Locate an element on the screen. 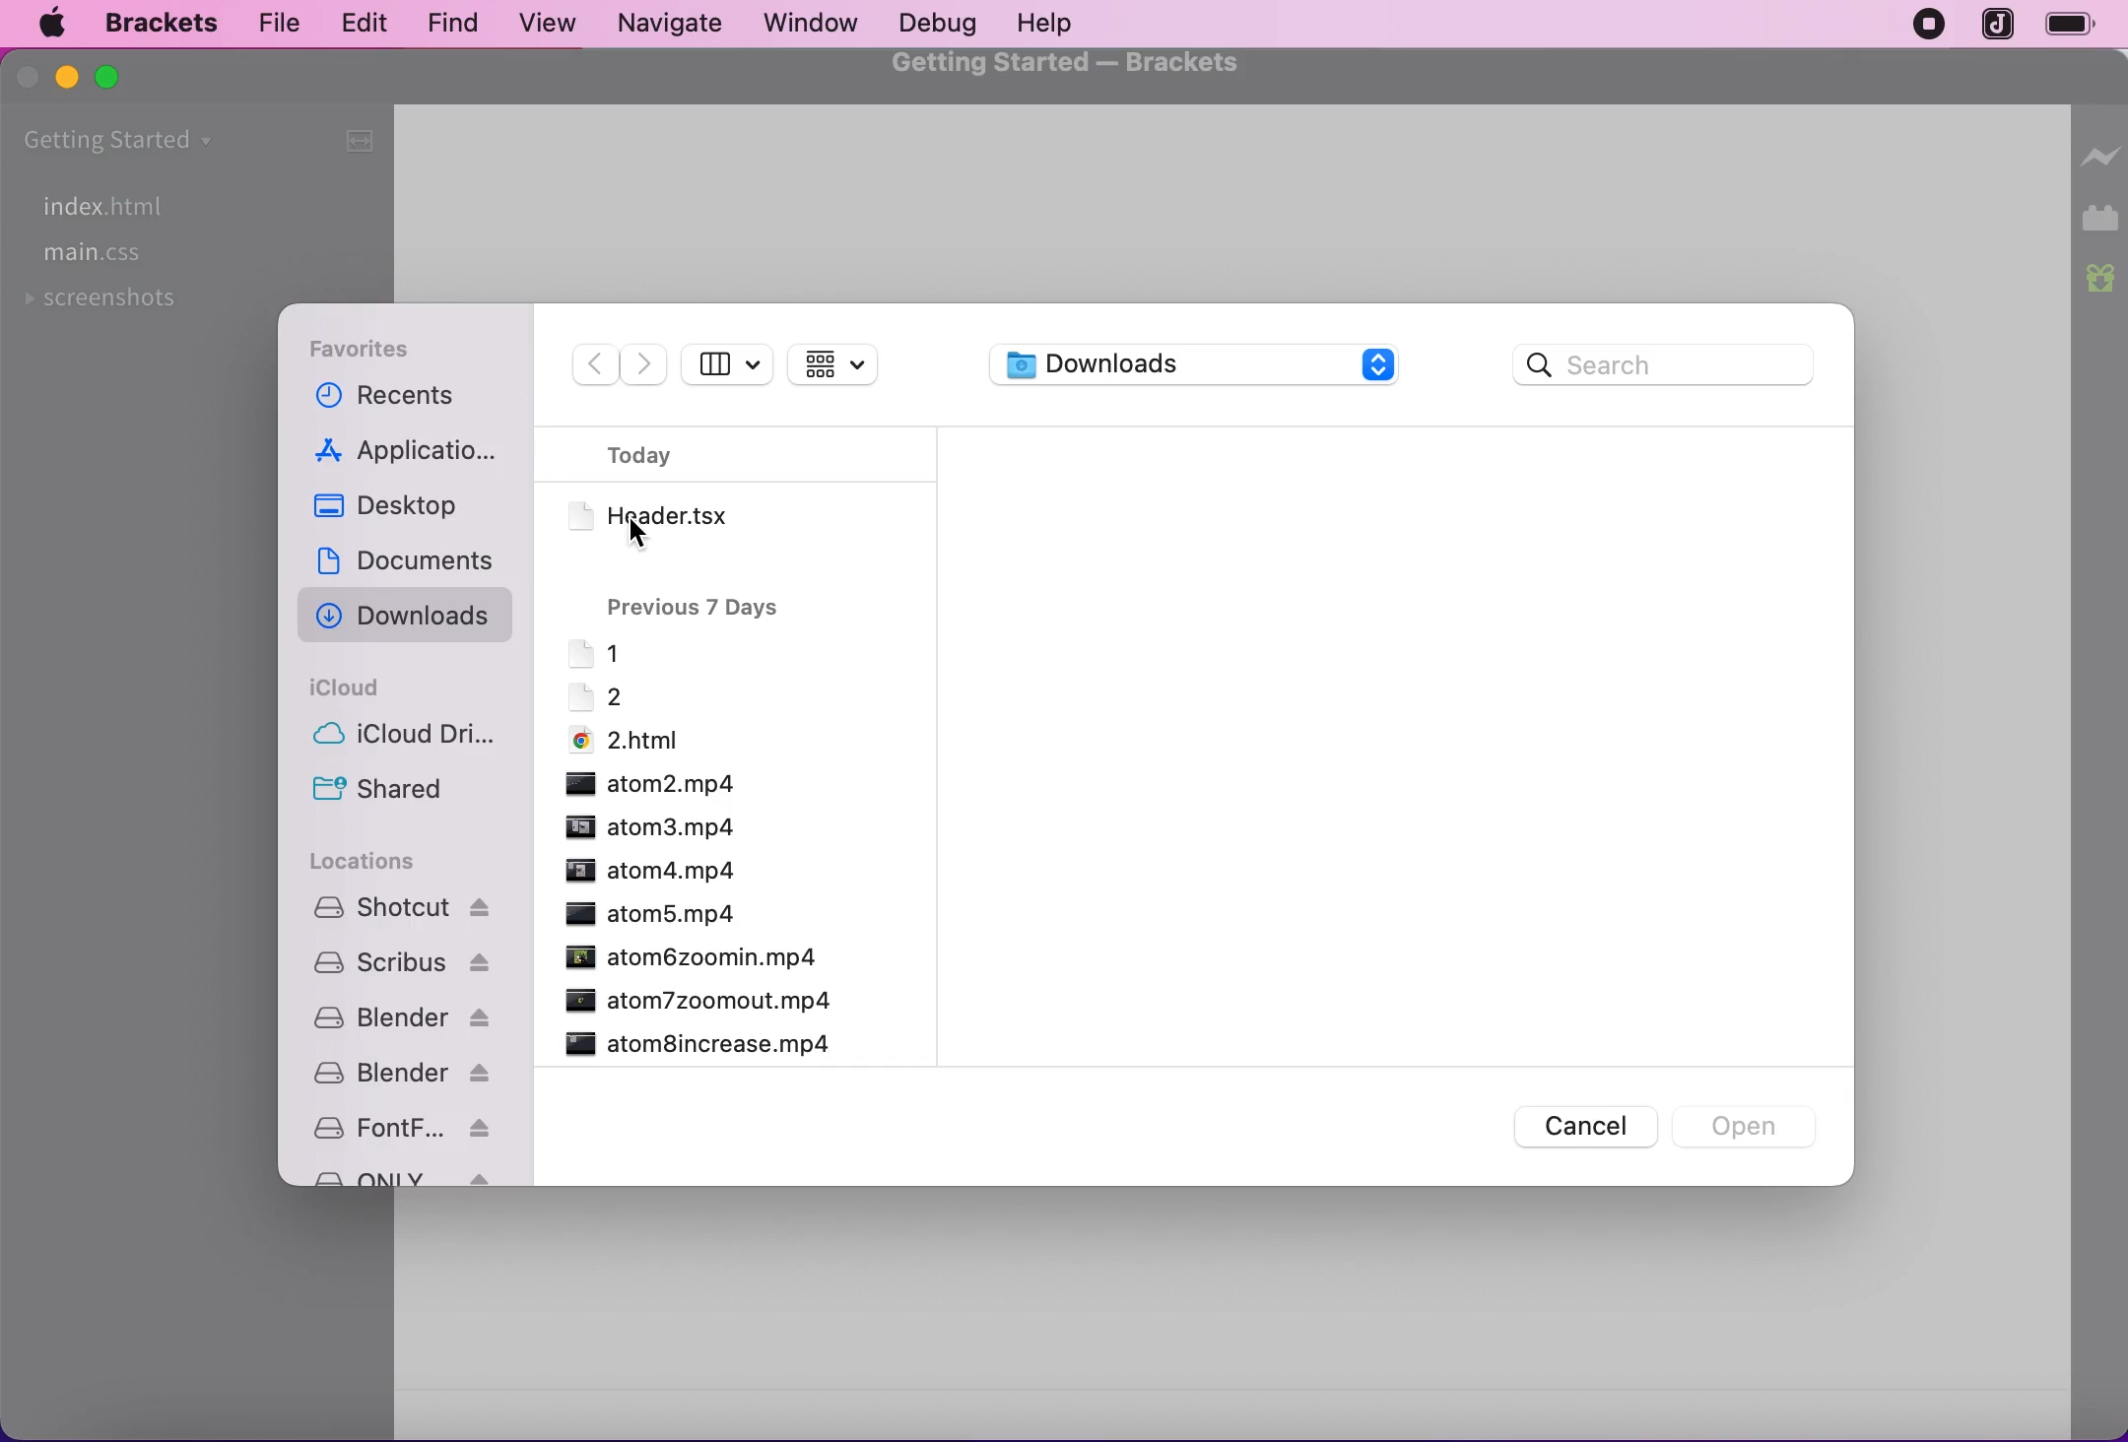 The image size is (2128, 1442). close is located at coordinates (30, 78).